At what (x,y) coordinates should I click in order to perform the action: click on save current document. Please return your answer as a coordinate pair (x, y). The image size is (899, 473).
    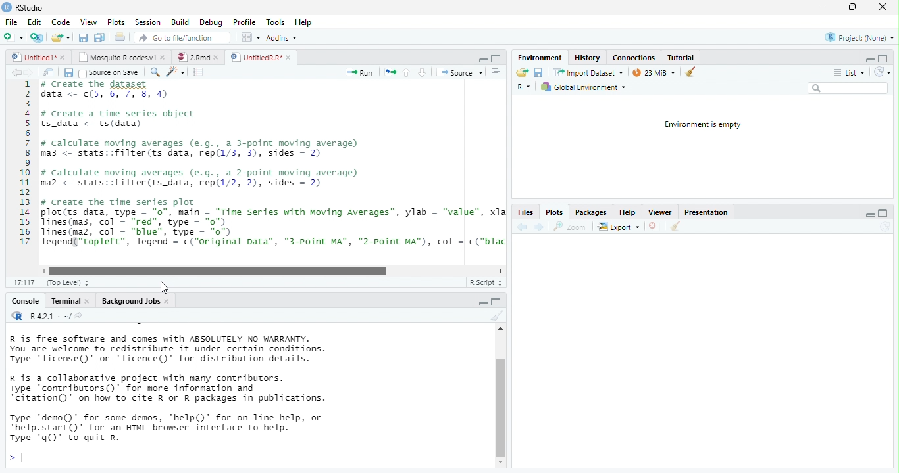
    Looking at the image, I should click on (539, 73).